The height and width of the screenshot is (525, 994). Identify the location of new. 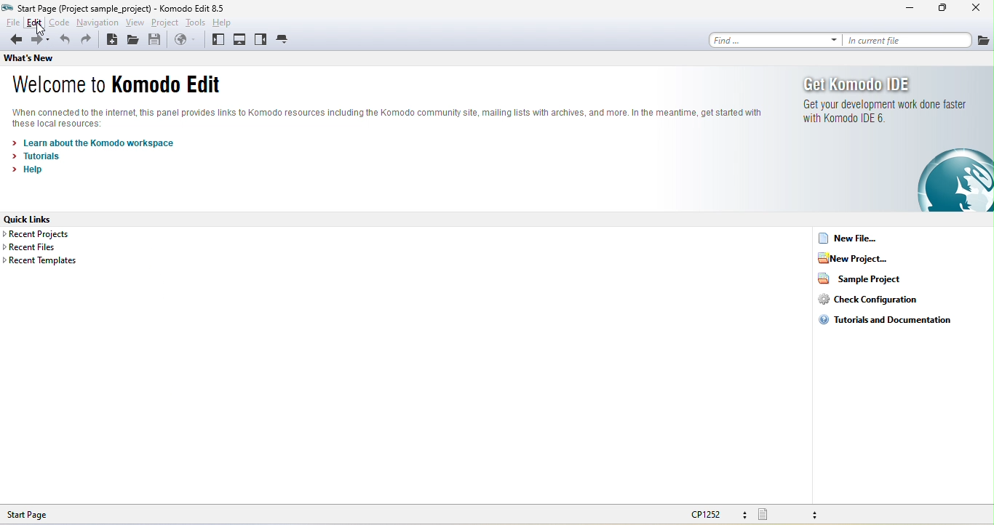
(112, 40).